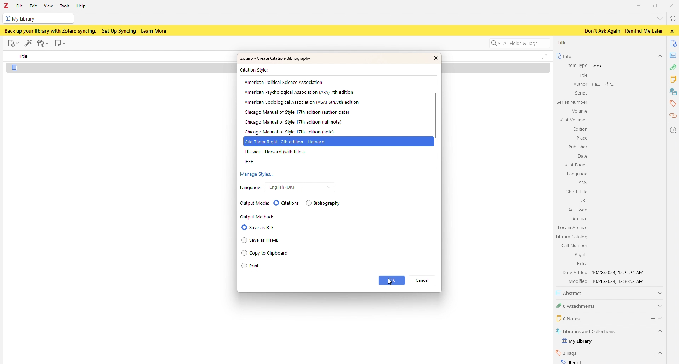 Image resolution: width=679 pixels, height=364 pixels. Describe the element at coordinates (580, 93) in the screenshot. I see `Series` at that location.